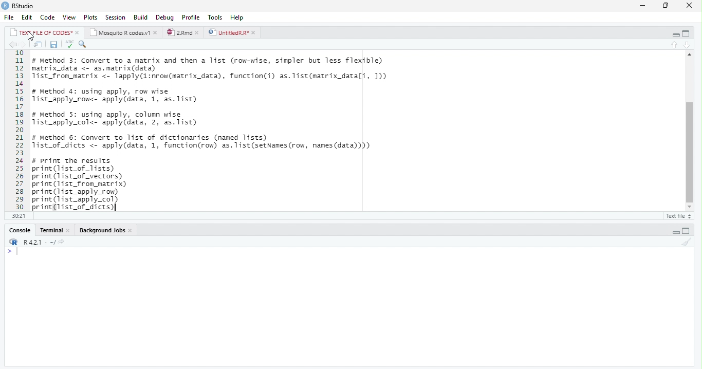 This screenshot has width=702, height=369. What do you see at coordinates (17, 215) in the screenshot?
I see `1:1` at bounding box center [17, 215].